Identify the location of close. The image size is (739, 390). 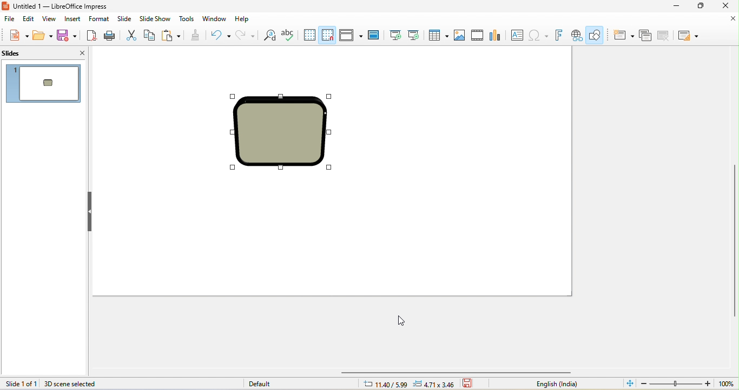
(725, 20).